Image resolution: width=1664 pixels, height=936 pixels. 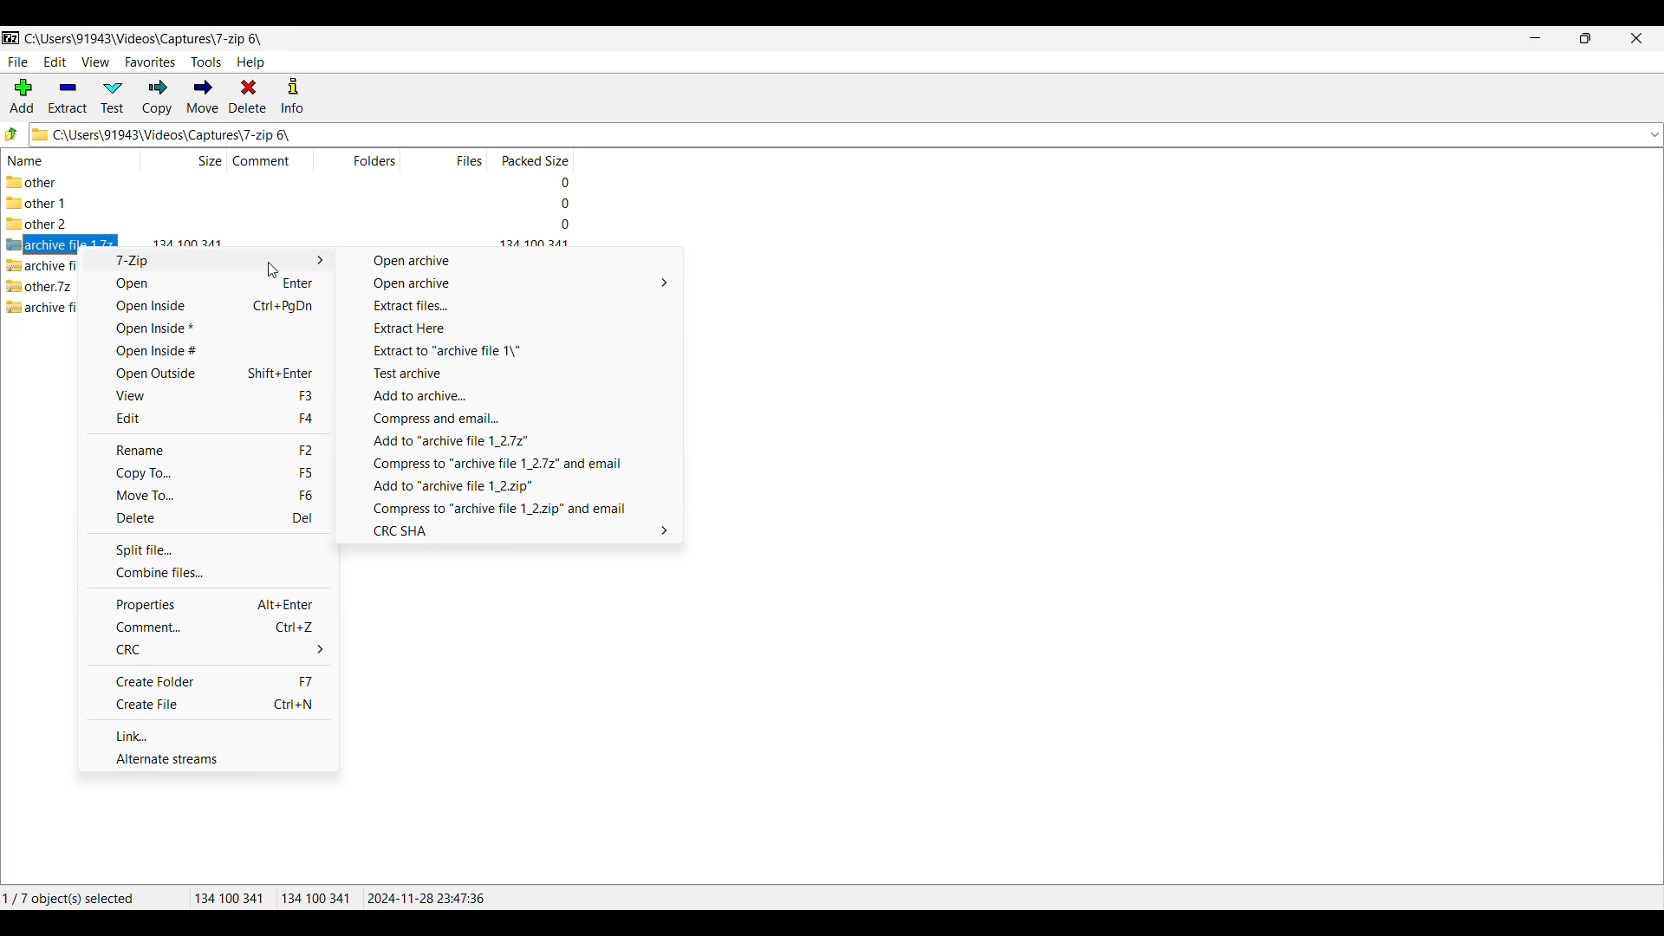 I want to click on Name , so click(x=30, y=161).